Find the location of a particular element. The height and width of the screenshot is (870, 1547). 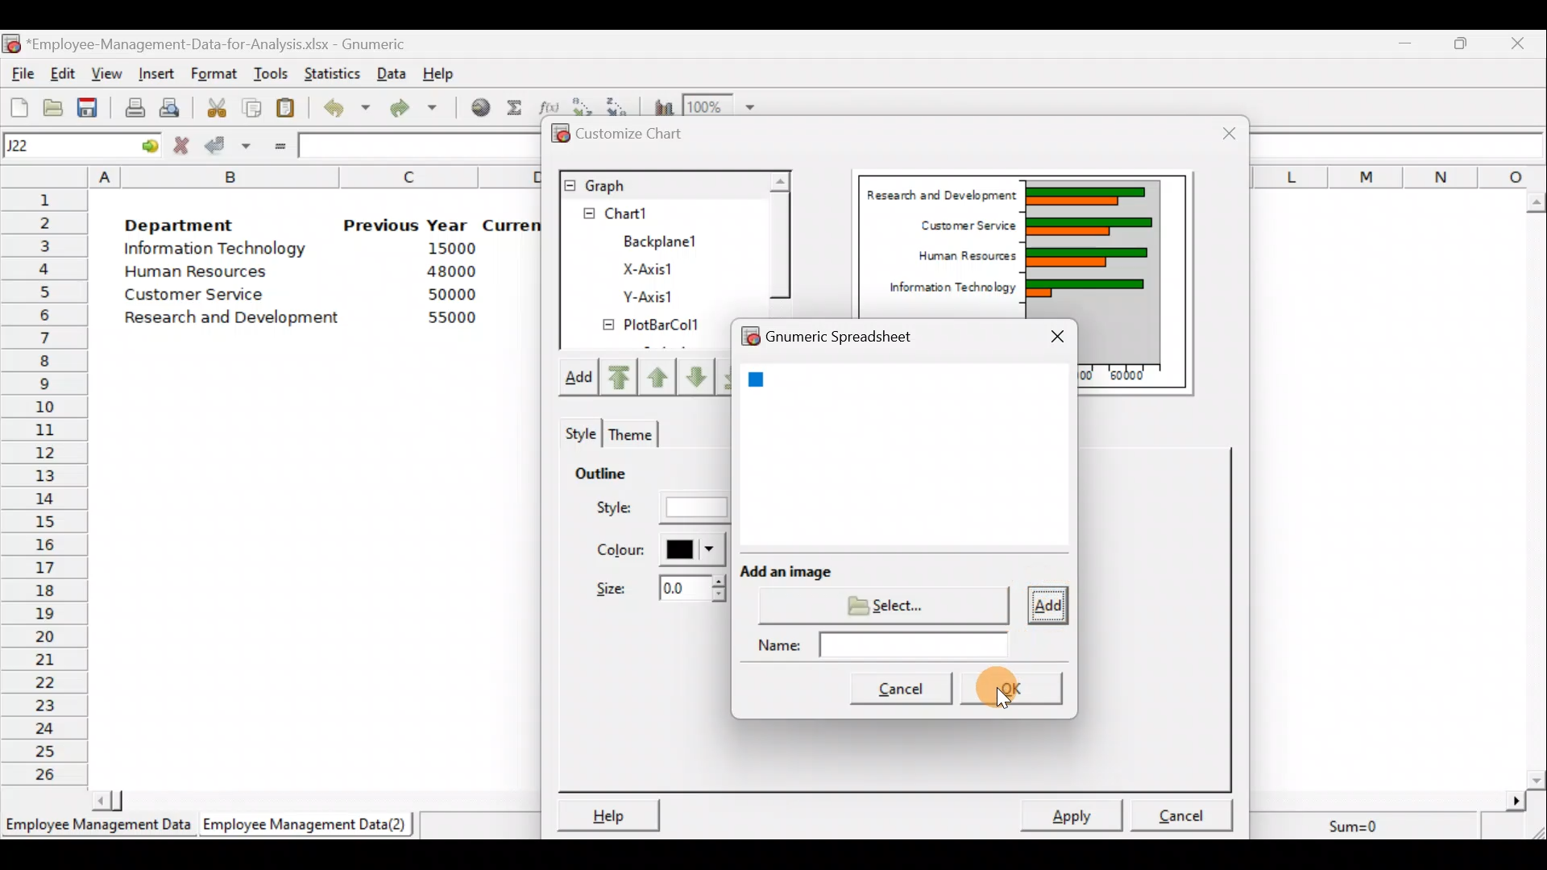

50000 is located at coordinates (449, 294).